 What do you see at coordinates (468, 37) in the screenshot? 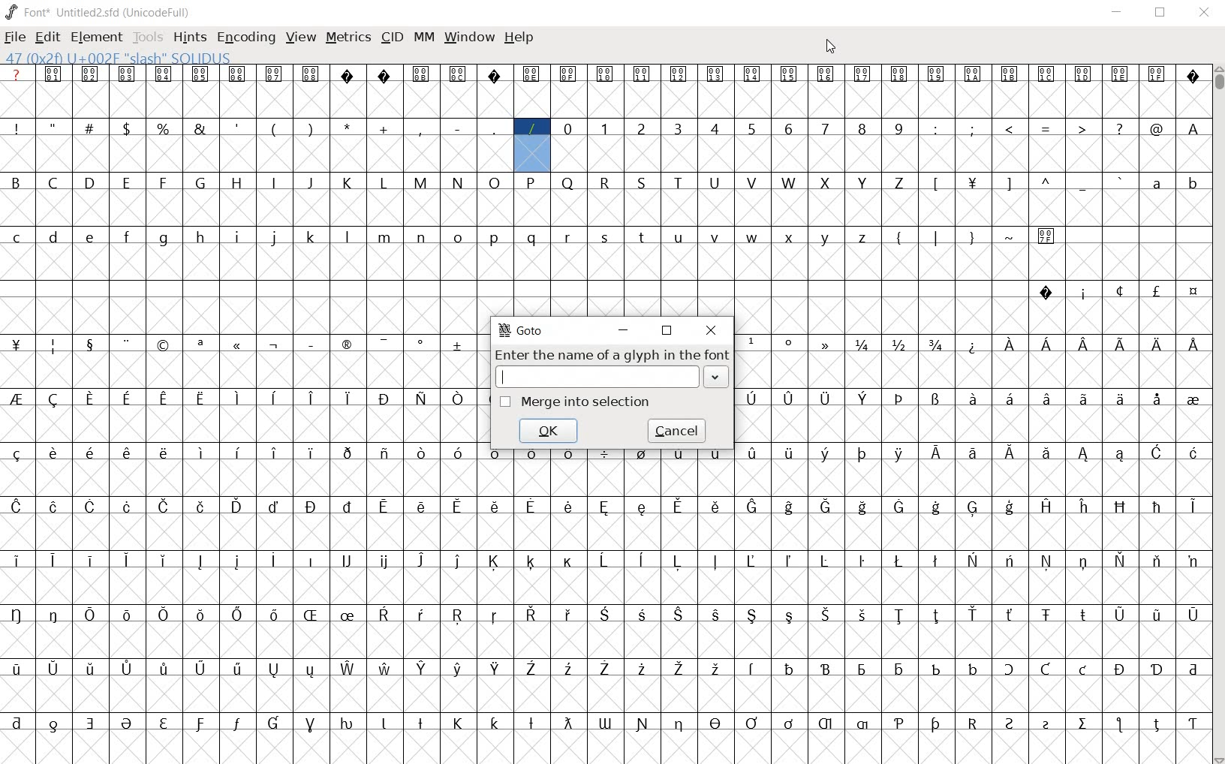
I see `WINDOW` at bounding box center [468, 37].